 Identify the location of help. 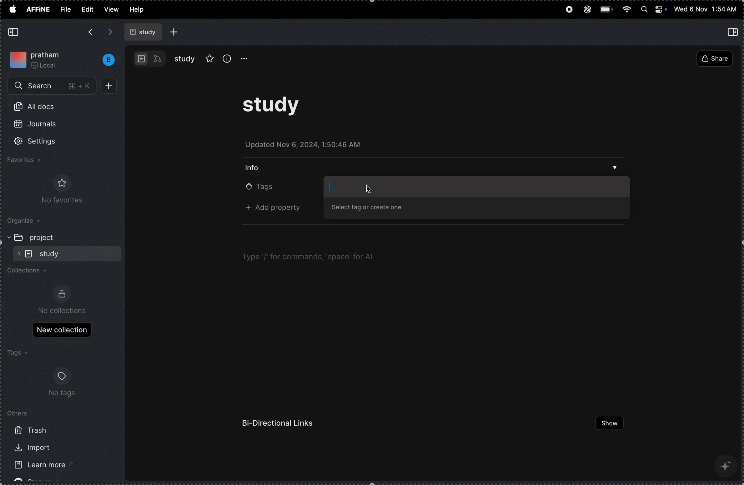
(140, 10).